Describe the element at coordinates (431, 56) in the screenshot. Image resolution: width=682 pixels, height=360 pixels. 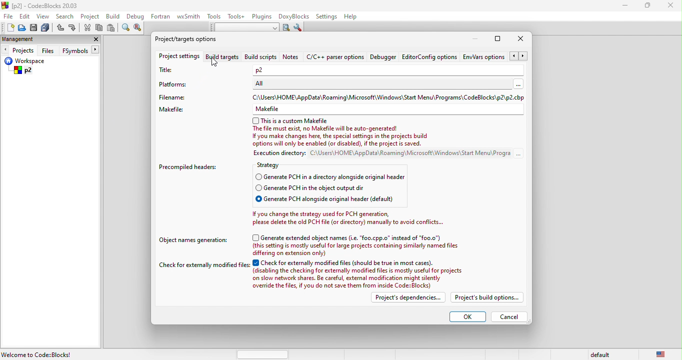
I see `editor config option` at that location.